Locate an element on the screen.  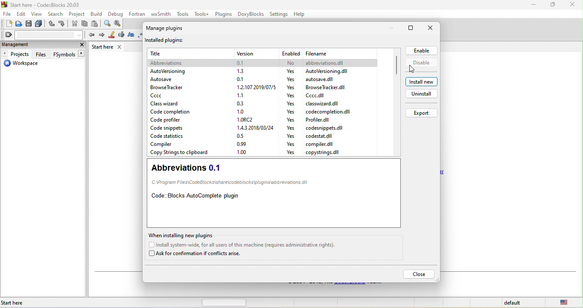
compiler is located at coordinates (181, 145).